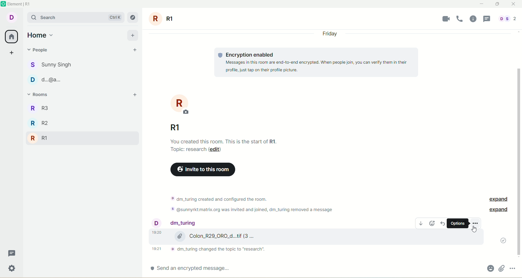  I want to click on day, so click(330, 35).